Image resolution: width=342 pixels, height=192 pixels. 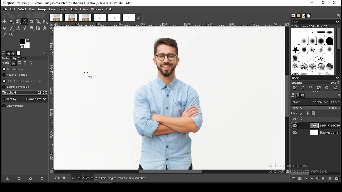 What do you see at coordinates (14, 63) in the screenshot?
I see `replace the current selection` at bounding box center [14, 63].